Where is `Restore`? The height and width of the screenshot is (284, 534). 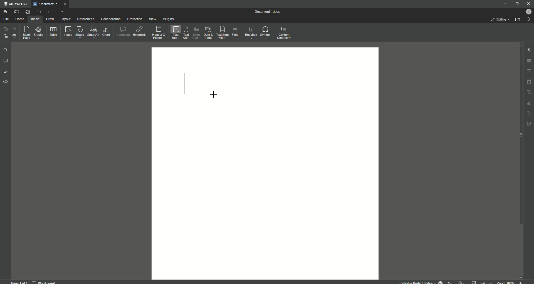
Restore is located at coordinates (516, 4).